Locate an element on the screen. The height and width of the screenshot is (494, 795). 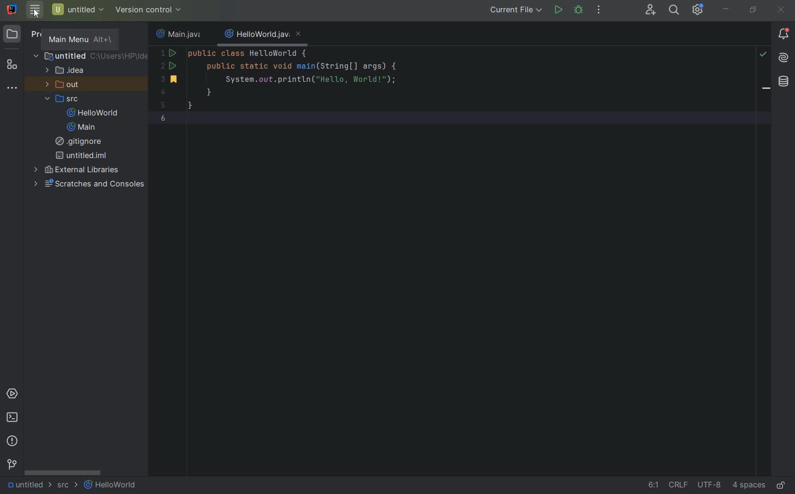
PROJECT is located at coordinates (13, 35).